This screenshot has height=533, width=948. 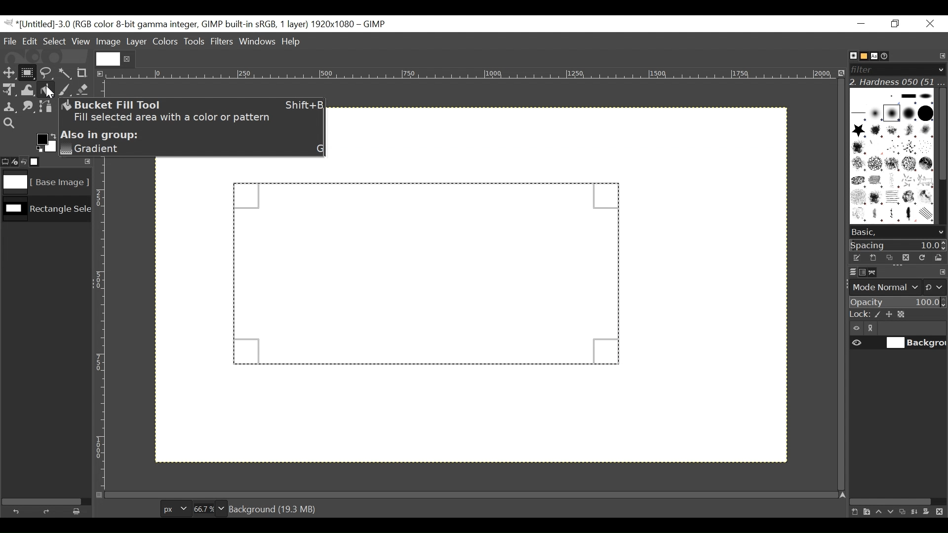 I want to click on Create a new brush , so click(x=872, y=258).